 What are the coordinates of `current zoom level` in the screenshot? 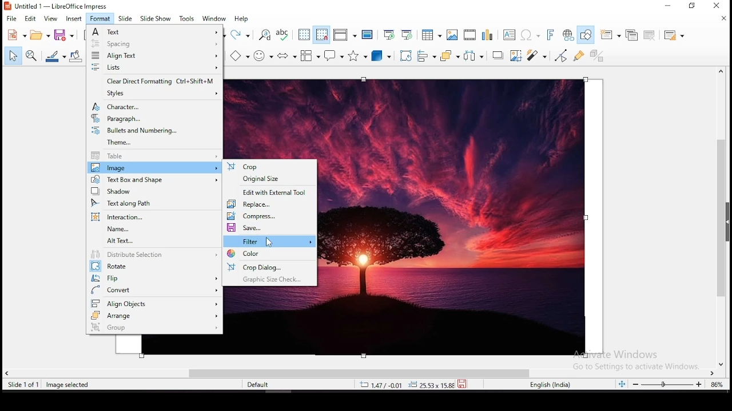 It's located at (715, 386).